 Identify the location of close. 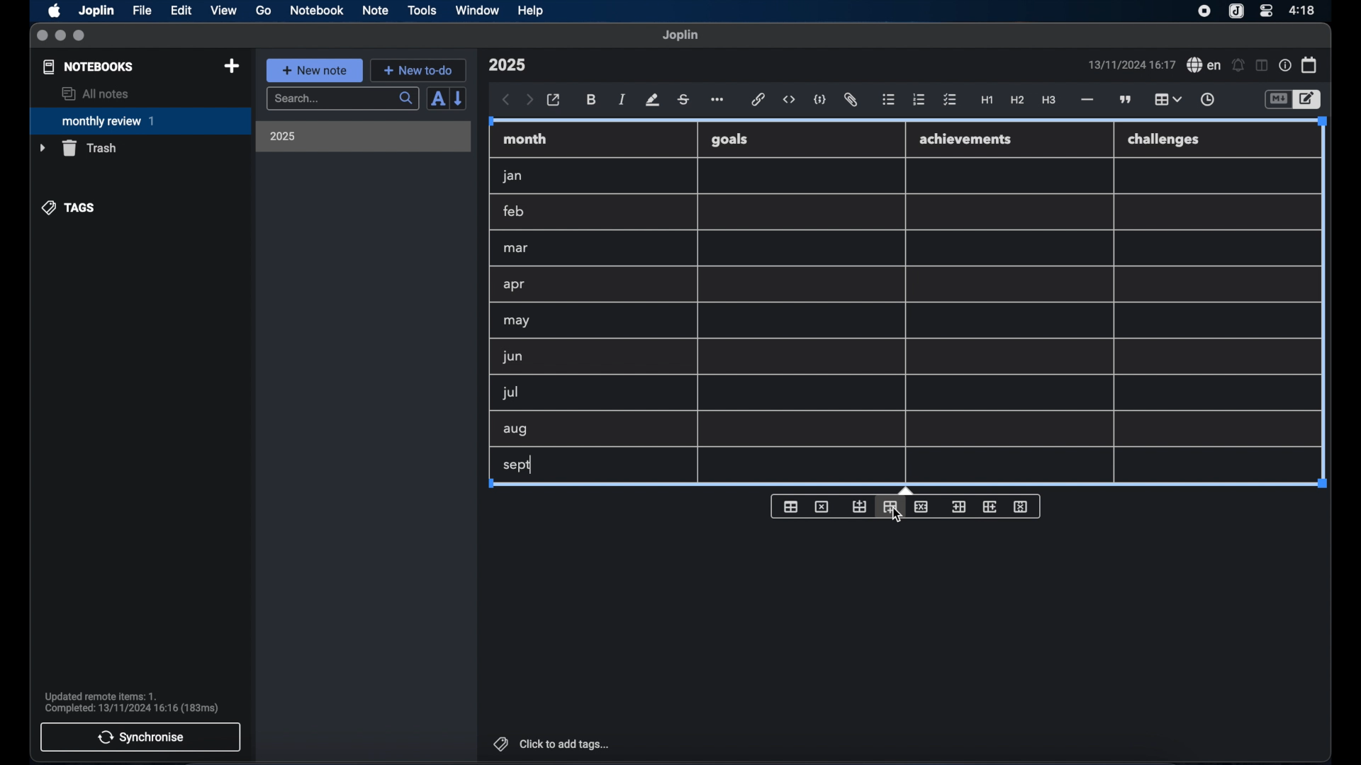
(42, 36).